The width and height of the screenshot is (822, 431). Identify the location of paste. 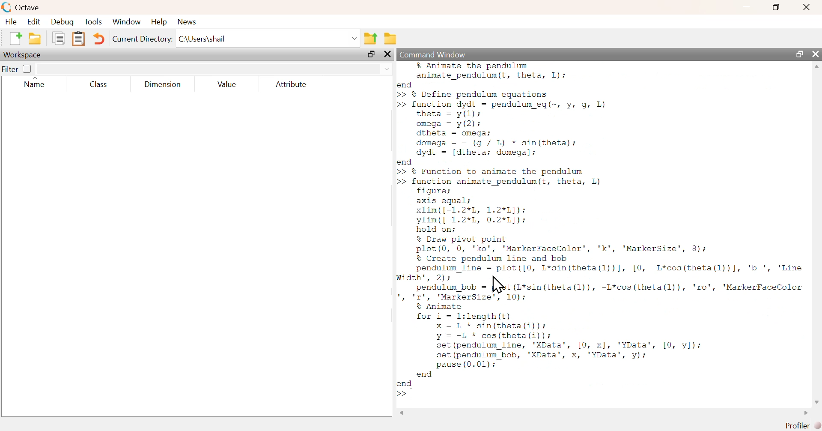
(79, 39).